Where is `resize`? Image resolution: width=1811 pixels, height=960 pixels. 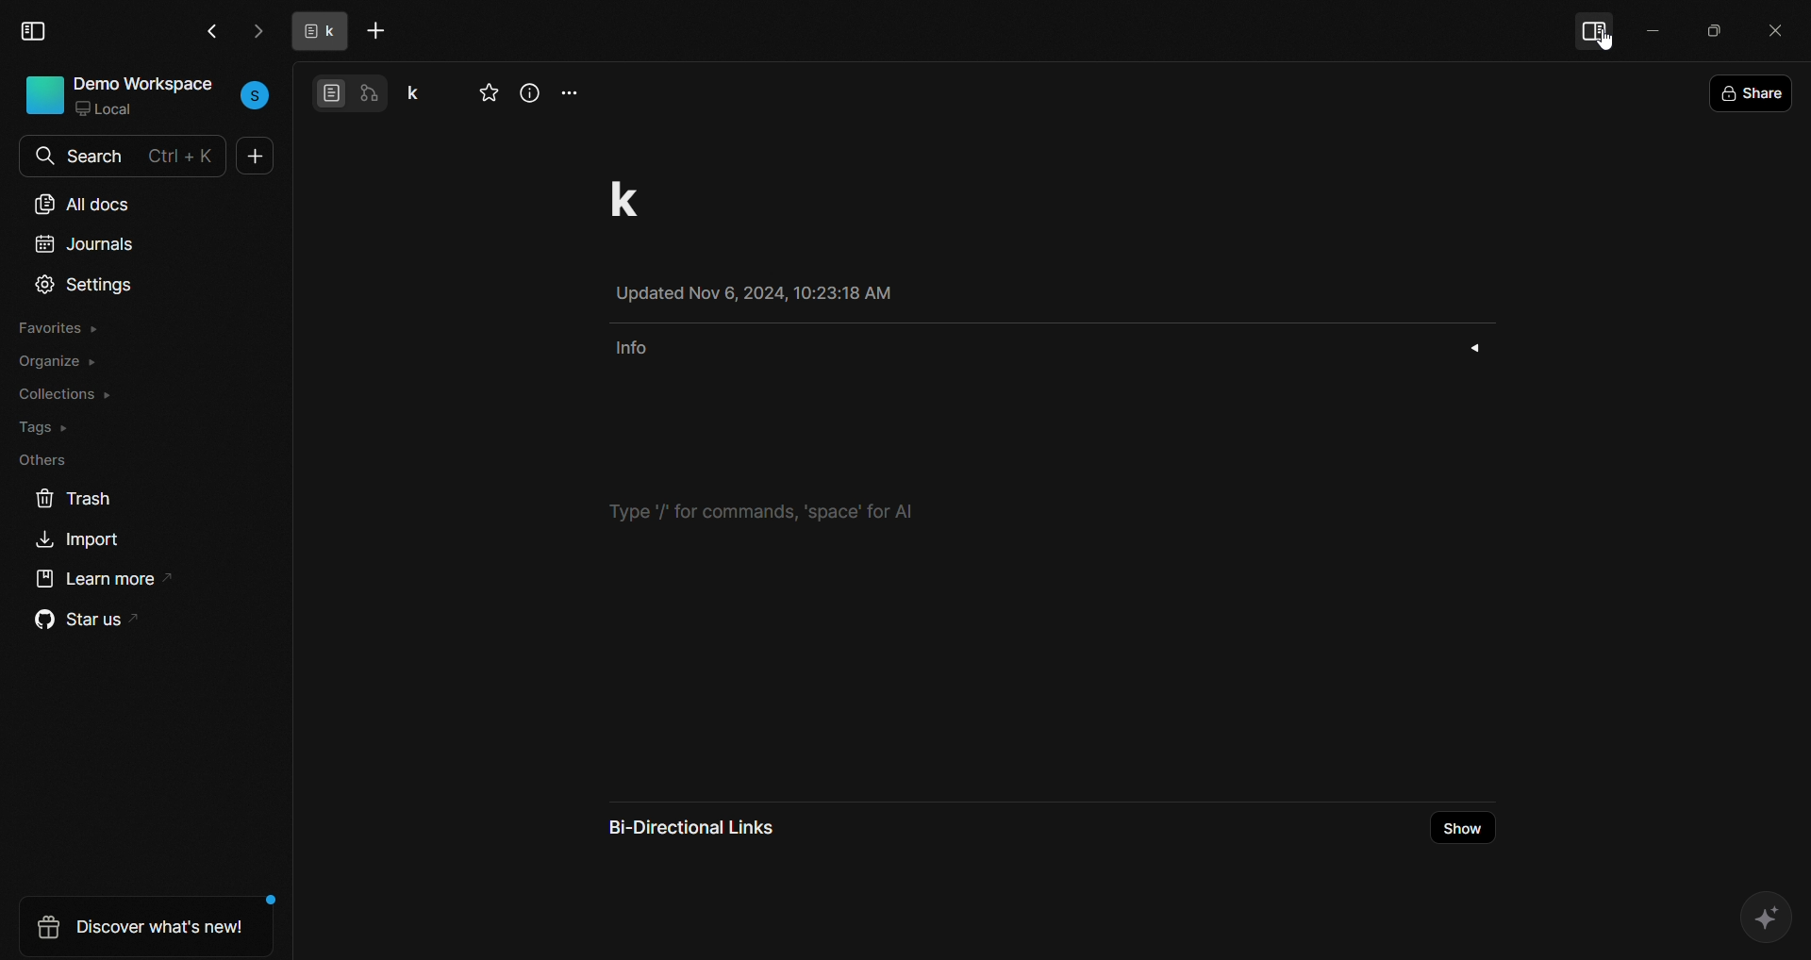 resize is located at coordinates (1714, 28).